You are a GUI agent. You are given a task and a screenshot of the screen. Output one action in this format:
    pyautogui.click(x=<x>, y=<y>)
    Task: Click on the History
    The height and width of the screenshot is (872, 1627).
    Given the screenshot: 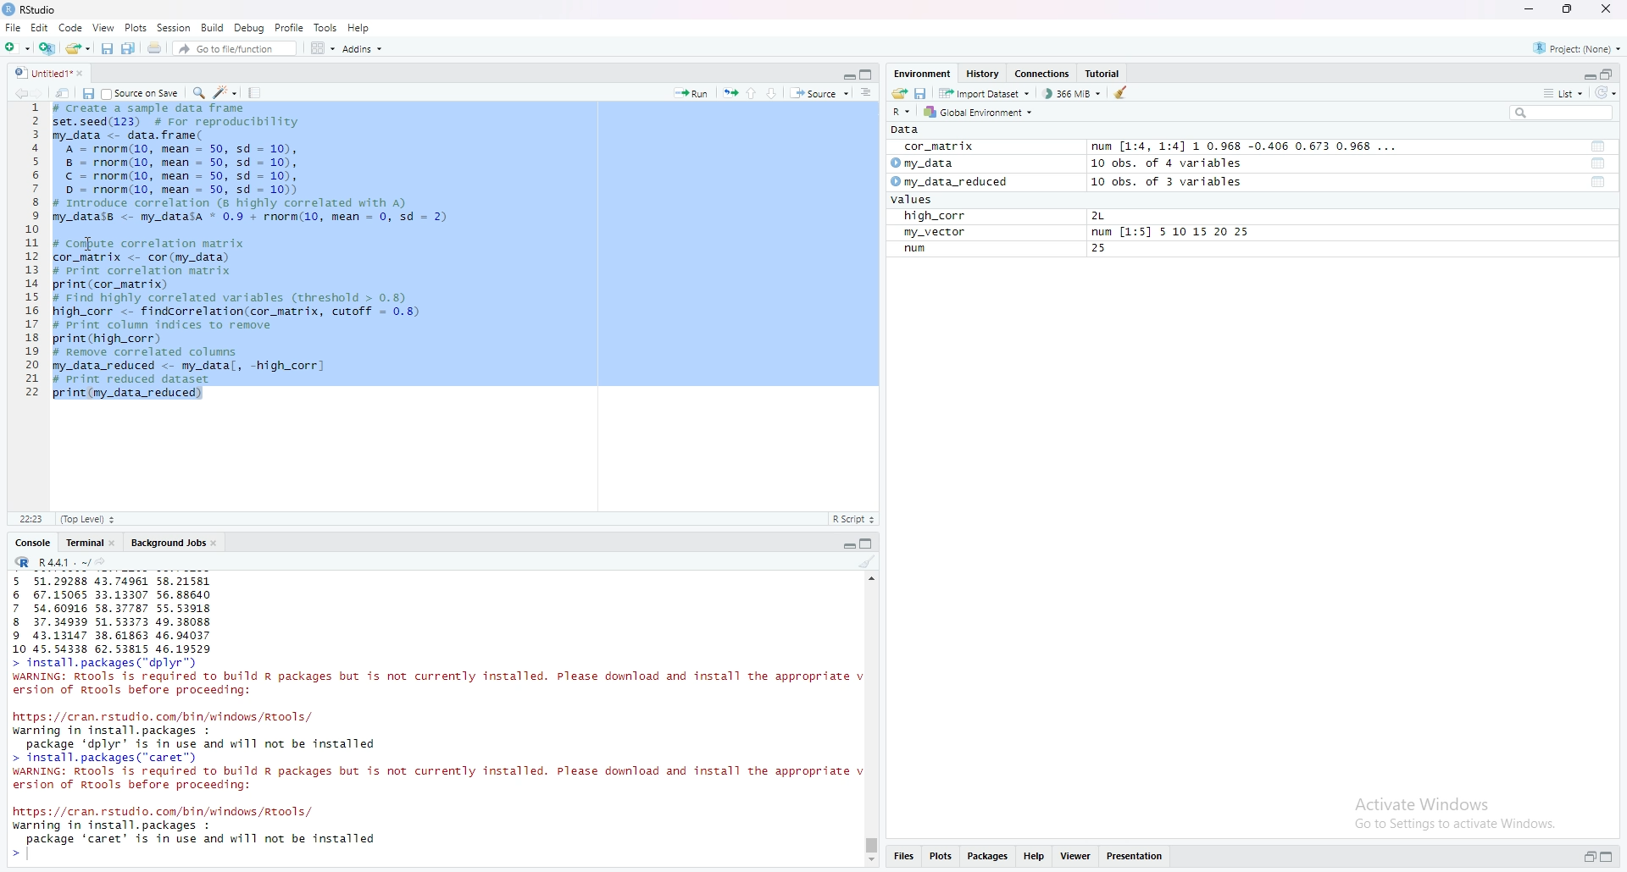 What is the action you would take?
    pyautogui.click(x=984, y=72)
    